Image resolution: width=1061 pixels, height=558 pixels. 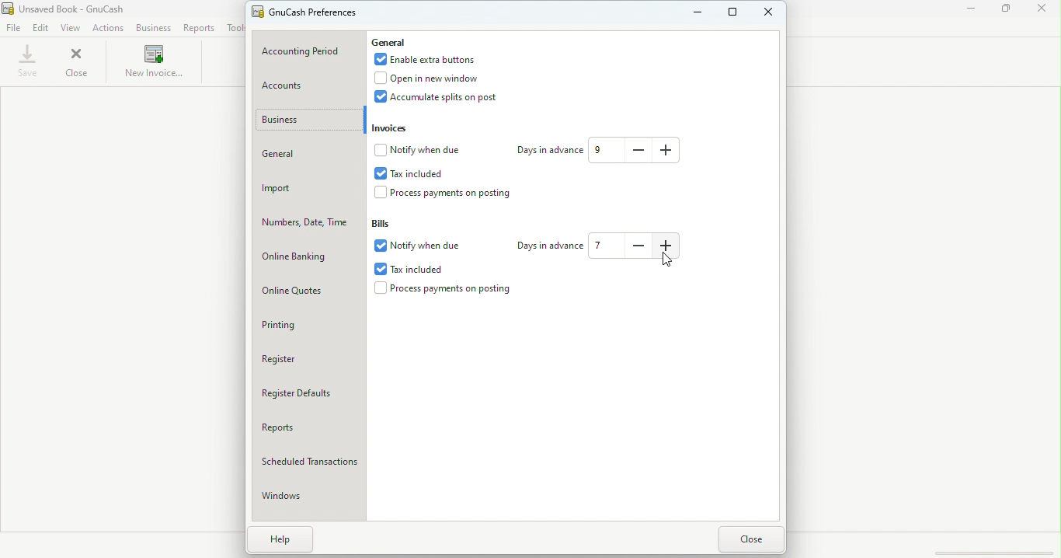 I want to click on Online banking, so click(x=306, y=255).